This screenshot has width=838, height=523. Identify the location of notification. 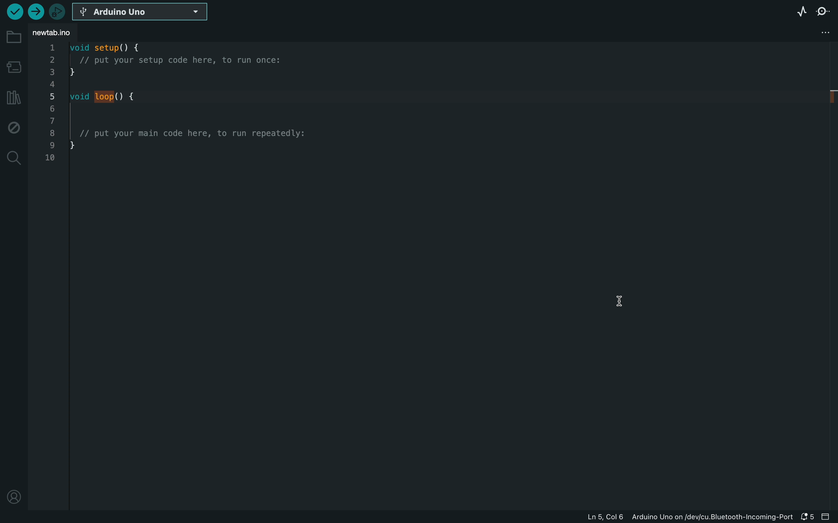
(809, 514).